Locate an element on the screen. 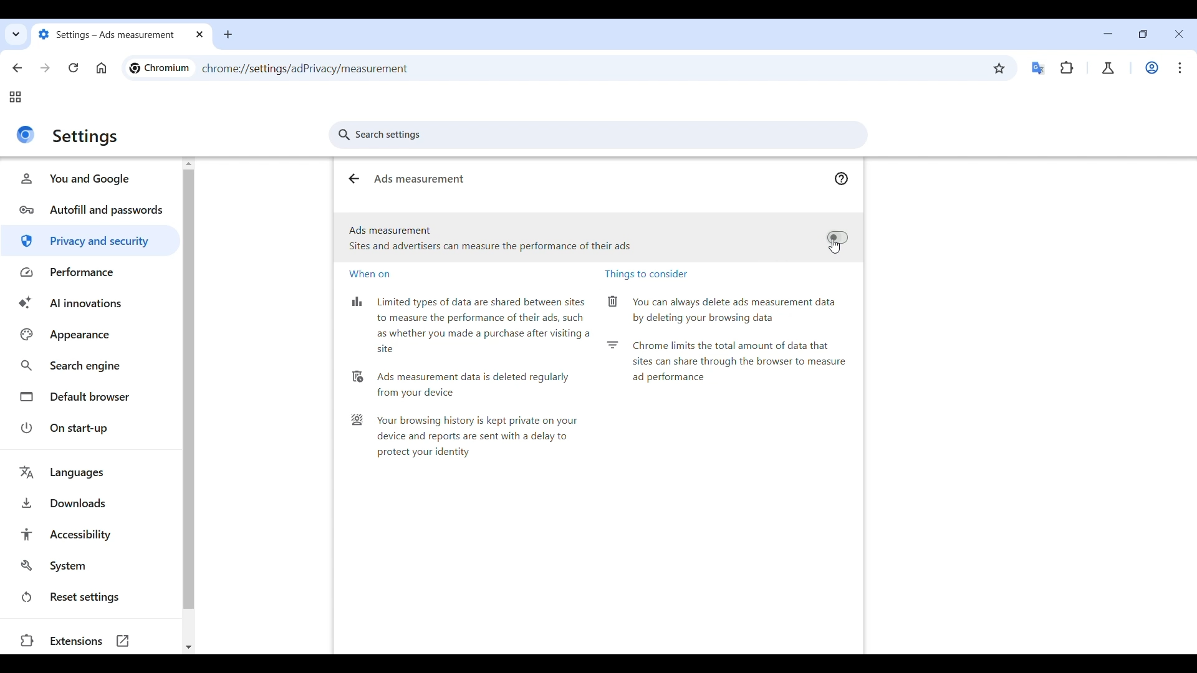  You can always delete ads measurement data
by deleting your browsing data is located at coordinates (723, 311).